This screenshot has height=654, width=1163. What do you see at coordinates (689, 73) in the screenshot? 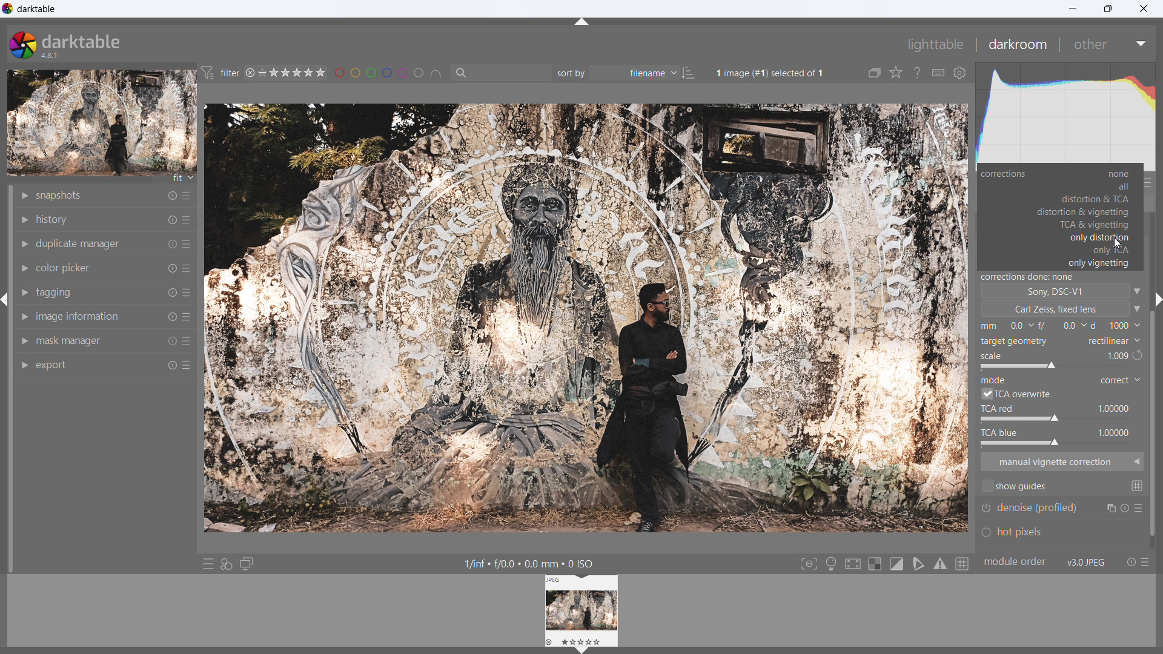
I see `ascending/descending` at bounding box center [689, 73].